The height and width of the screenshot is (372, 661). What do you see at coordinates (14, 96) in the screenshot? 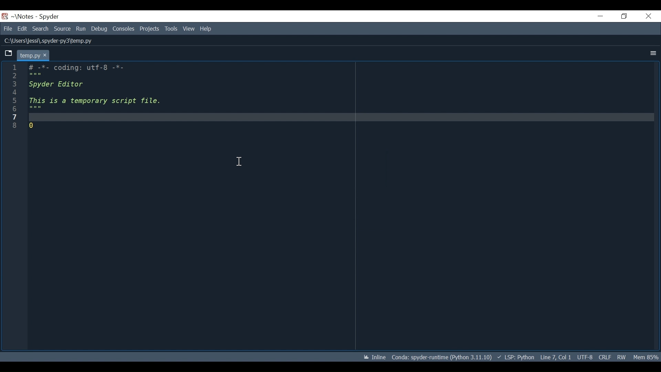
I see `line number` at bounding box center [14, 96].